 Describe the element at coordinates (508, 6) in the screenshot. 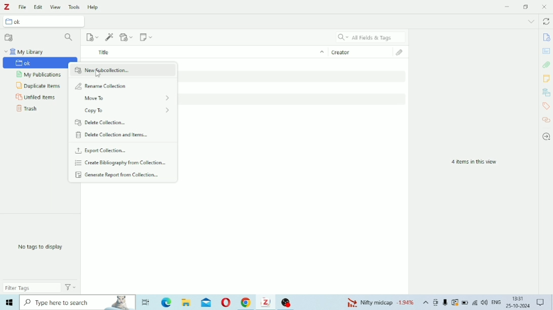

I see `Minimize` at that location.